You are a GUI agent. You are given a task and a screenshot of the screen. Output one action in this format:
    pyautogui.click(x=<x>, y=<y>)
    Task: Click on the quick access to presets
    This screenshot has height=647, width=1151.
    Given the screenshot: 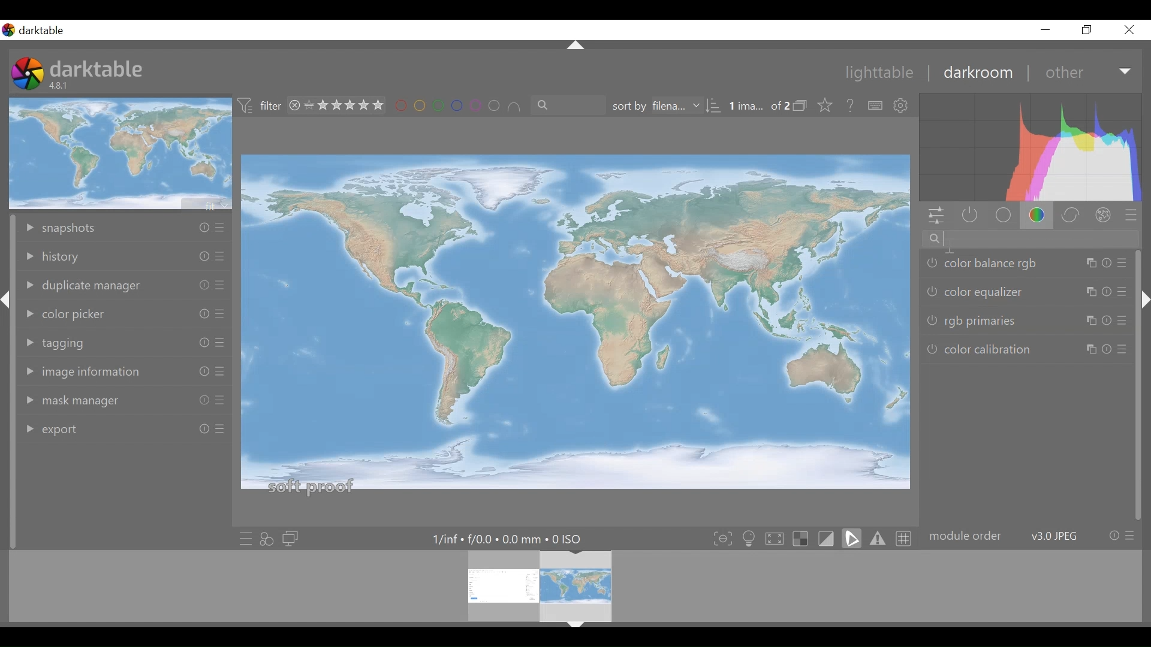 What is the action you would take?
    pyautogui.click(x=245, y=539)
    